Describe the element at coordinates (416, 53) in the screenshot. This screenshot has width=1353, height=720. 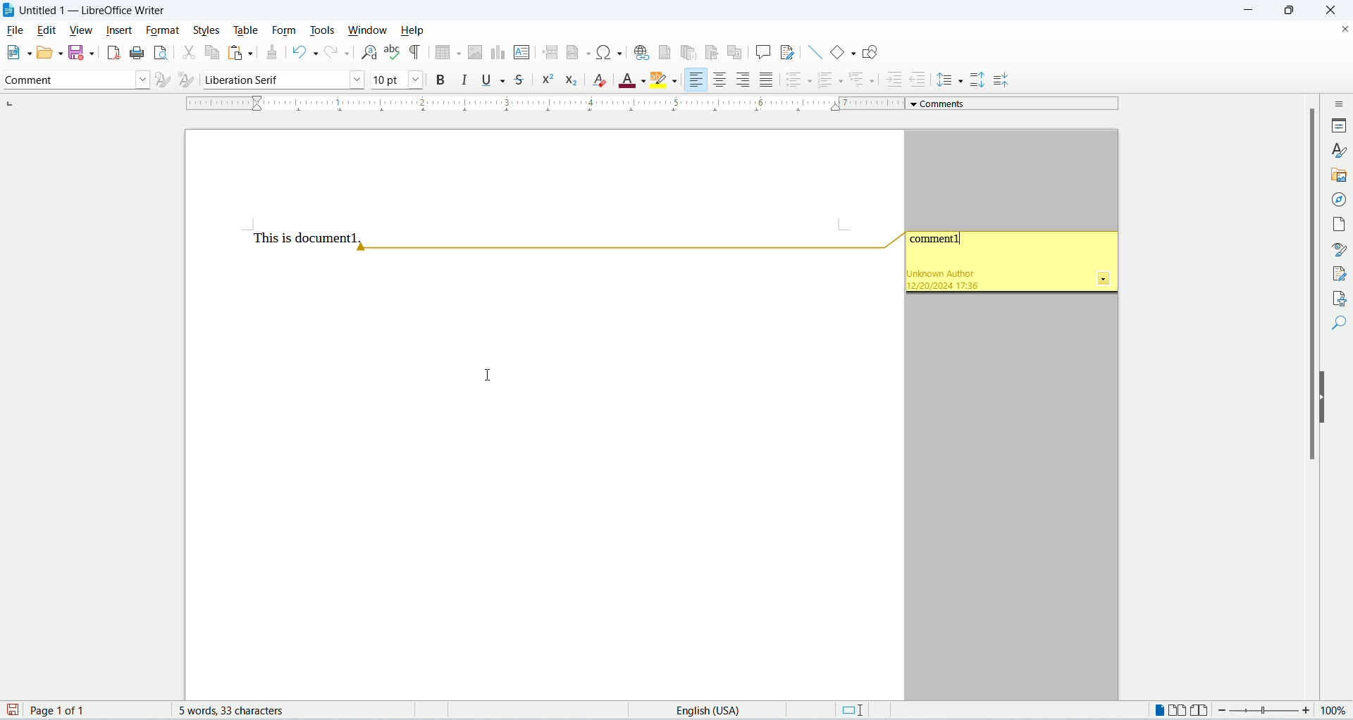
I see `formatting marks` at that location.